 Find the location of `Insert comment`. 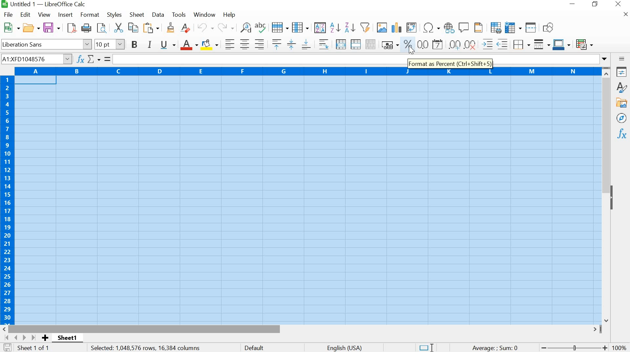

Insert comment is located at coordinates (463, 28).